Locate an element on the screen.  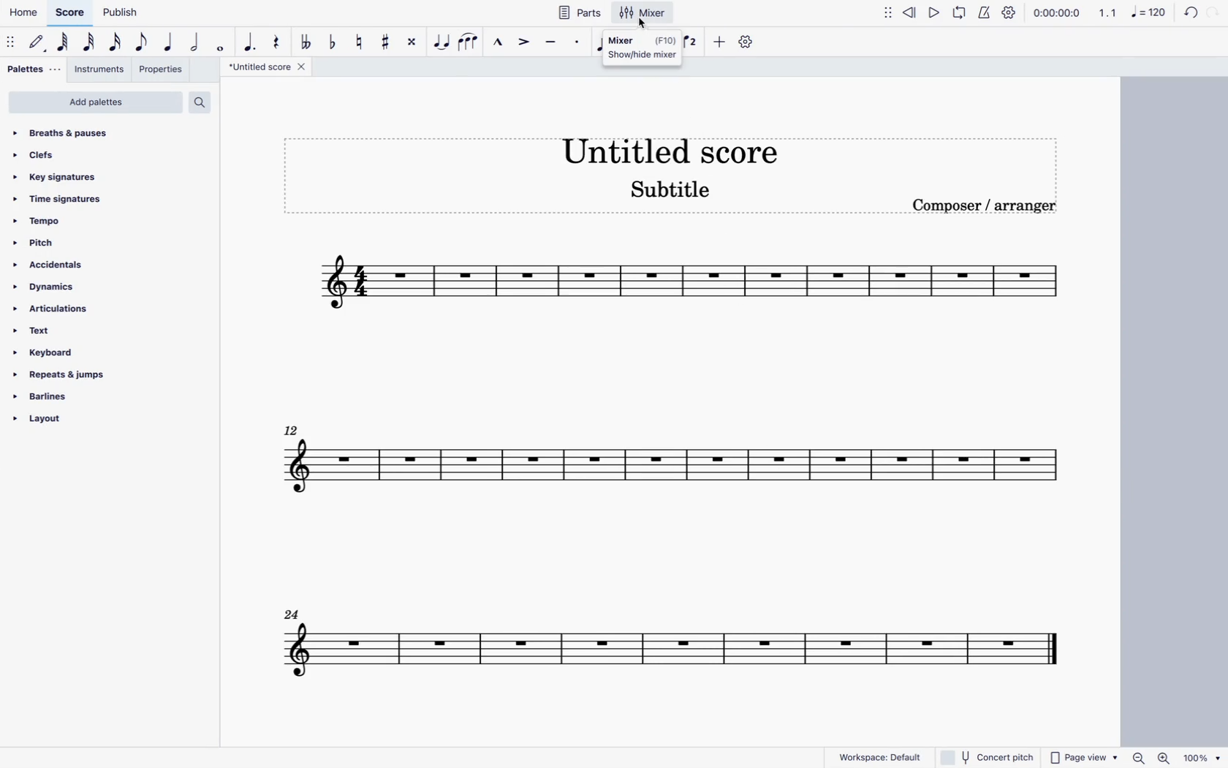
move is located at coordinates (12, 41).